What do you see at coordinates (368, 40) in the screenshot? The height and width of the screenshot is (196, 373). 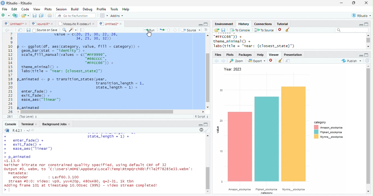 I see `scroll bar` at bounding box center [368, 40].